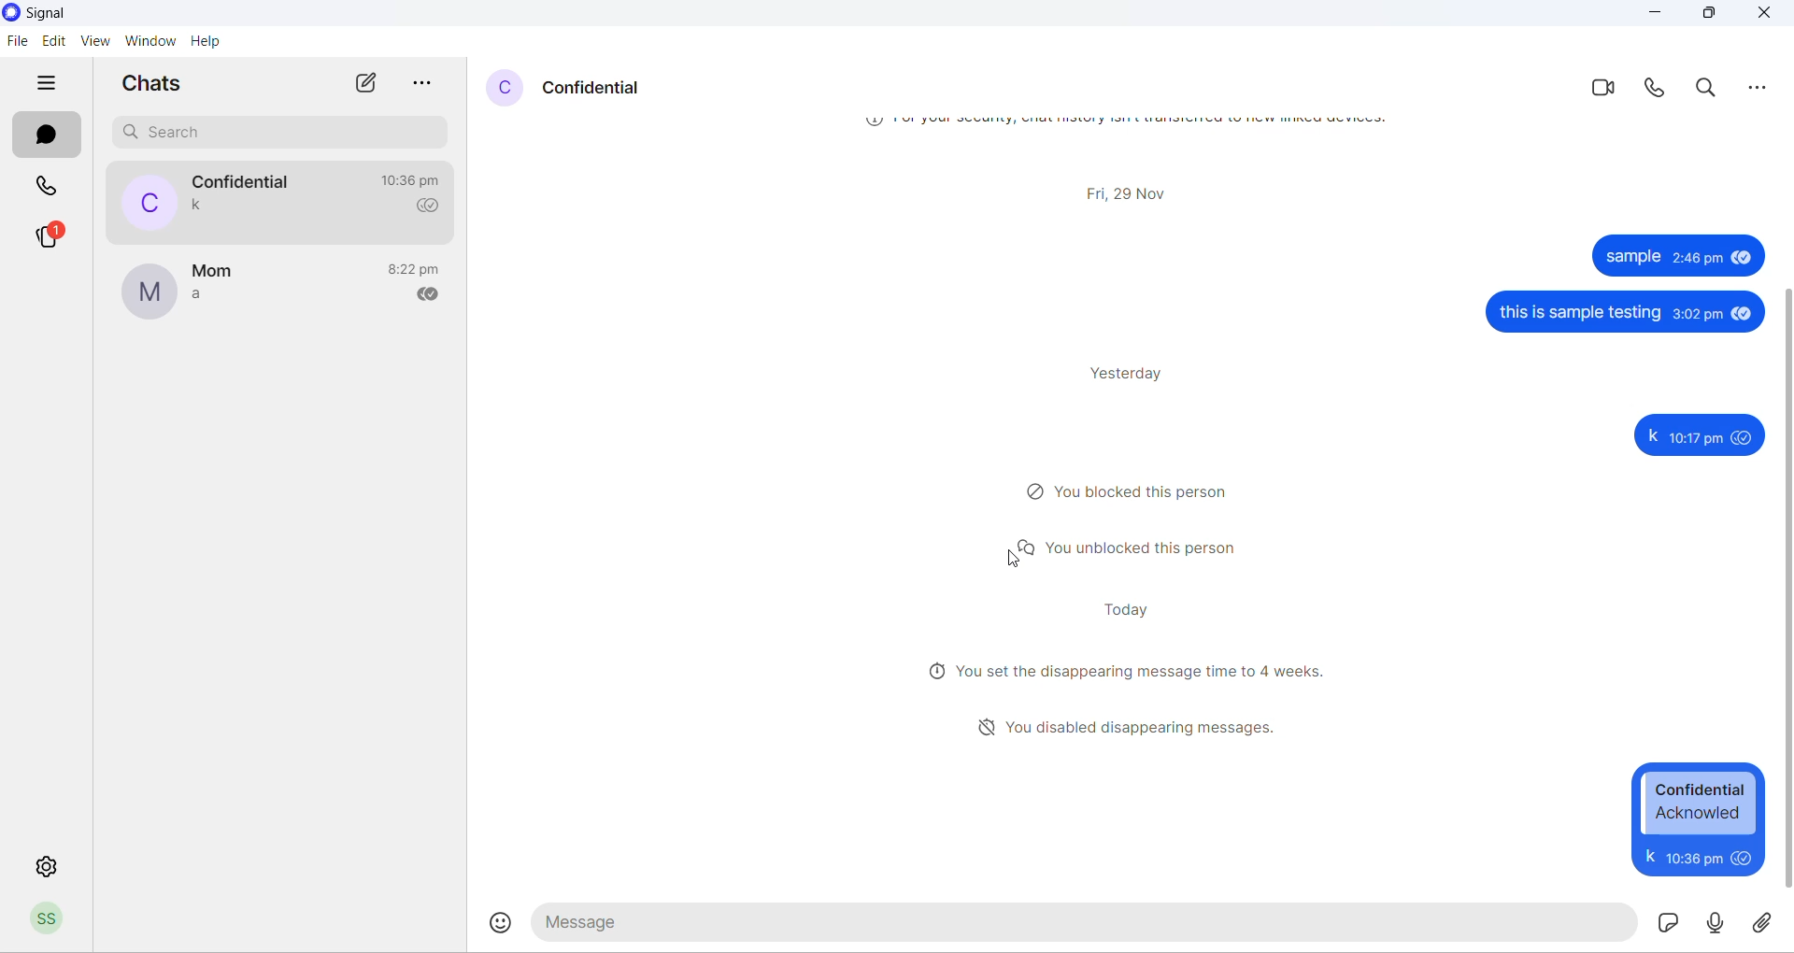  What do you see at coordinates (203, 206) in the screenshot?
I see `last message` at bounding box center [203, 206].